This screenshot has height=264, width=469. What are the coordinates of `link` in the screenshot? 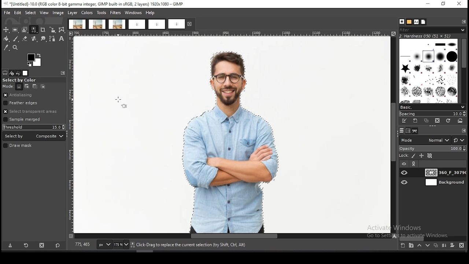 It's located at (414, 164).